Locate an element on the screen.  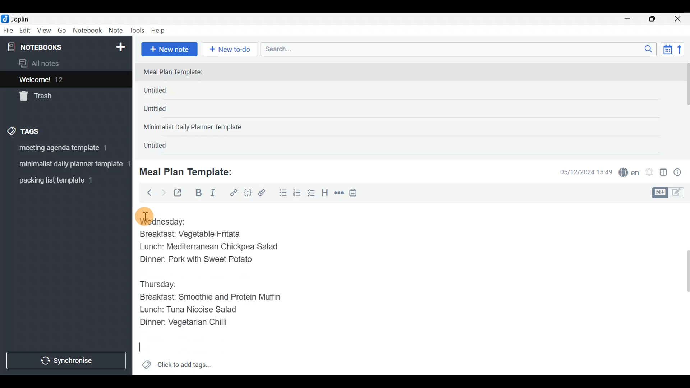
Tag 1 is located at coordinates (64, 150).